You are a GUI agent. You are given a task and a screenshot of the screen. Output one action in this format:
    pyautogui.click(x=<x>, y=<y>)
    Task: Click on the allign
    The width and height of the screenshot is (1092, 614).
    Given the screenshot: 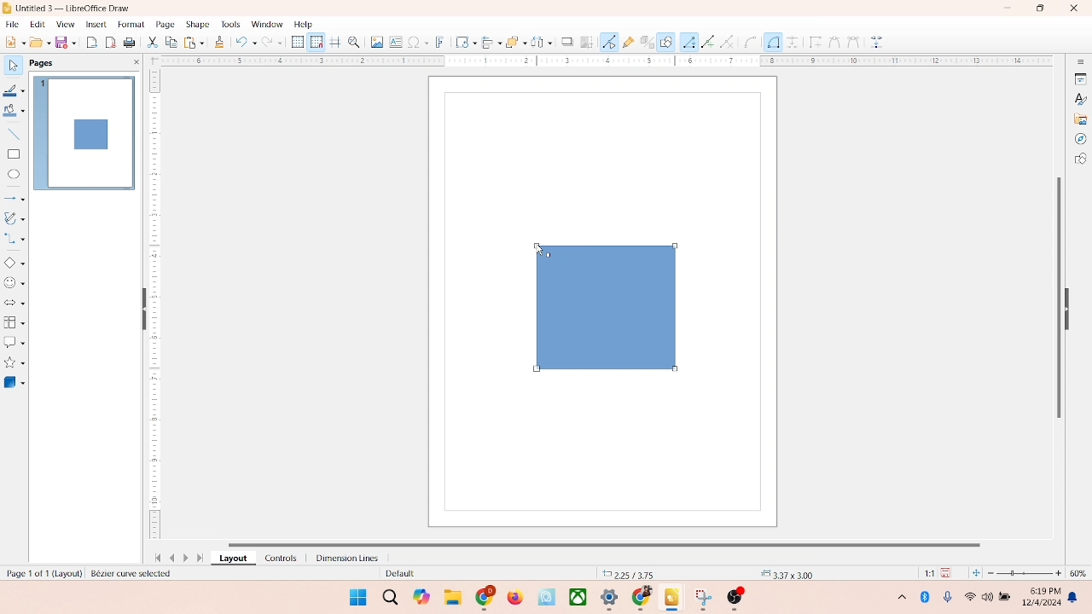 What is the action you would take?
    pyautogui.click(x=488, y=40)
    